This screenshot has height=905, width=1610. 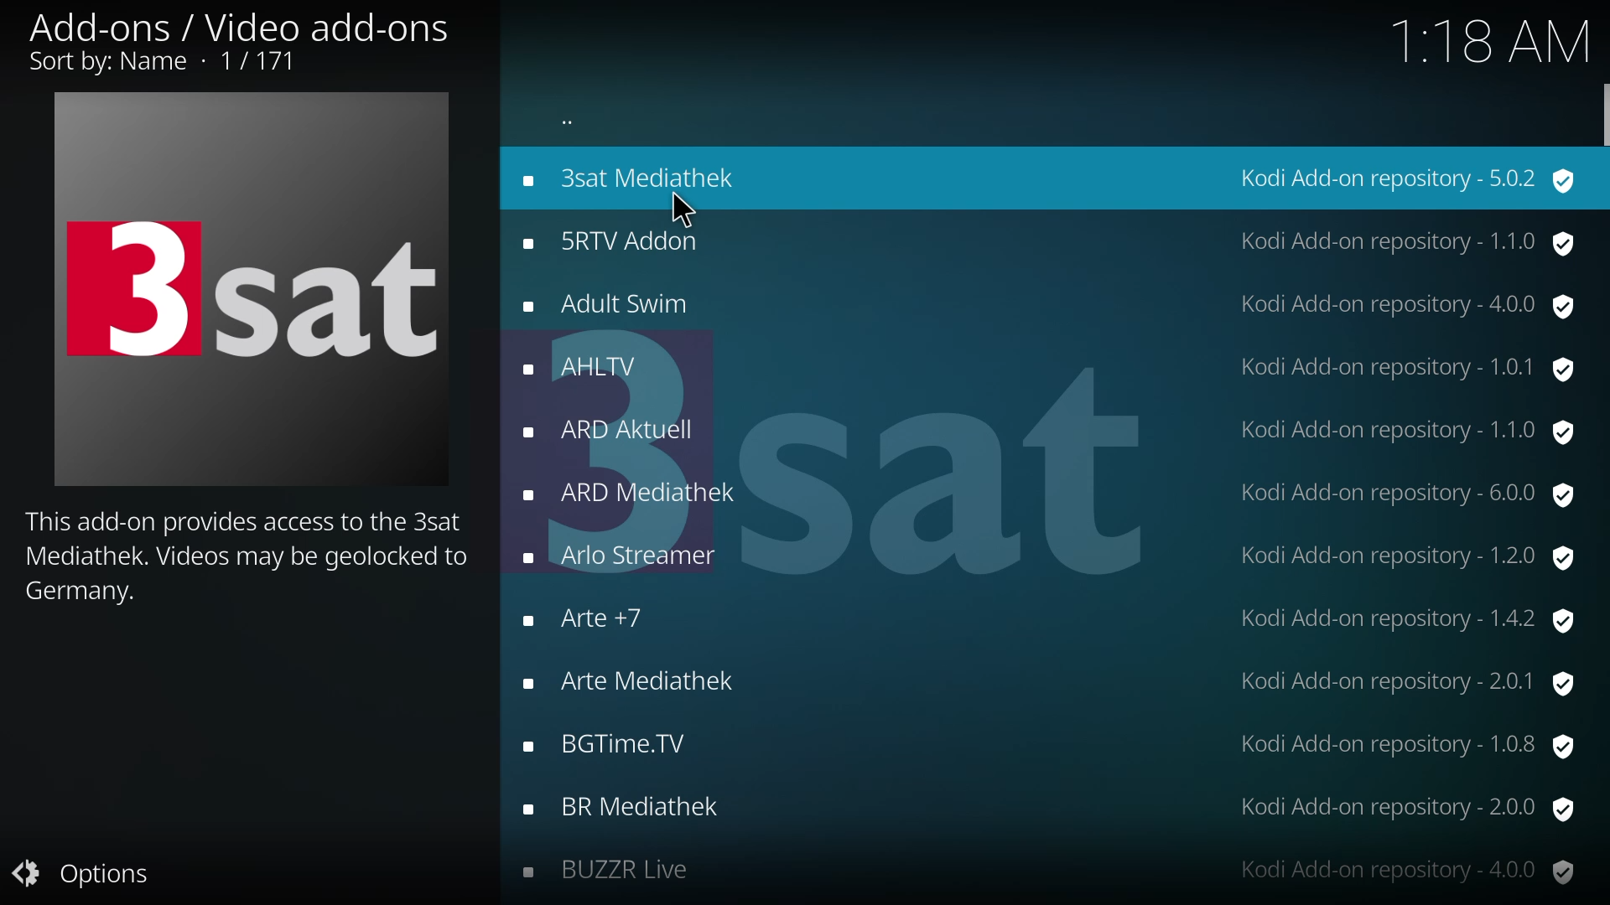 What do you see at coordinates (164, 64) in the screenshot?
I see `sort` at bounding box center [164, 64].